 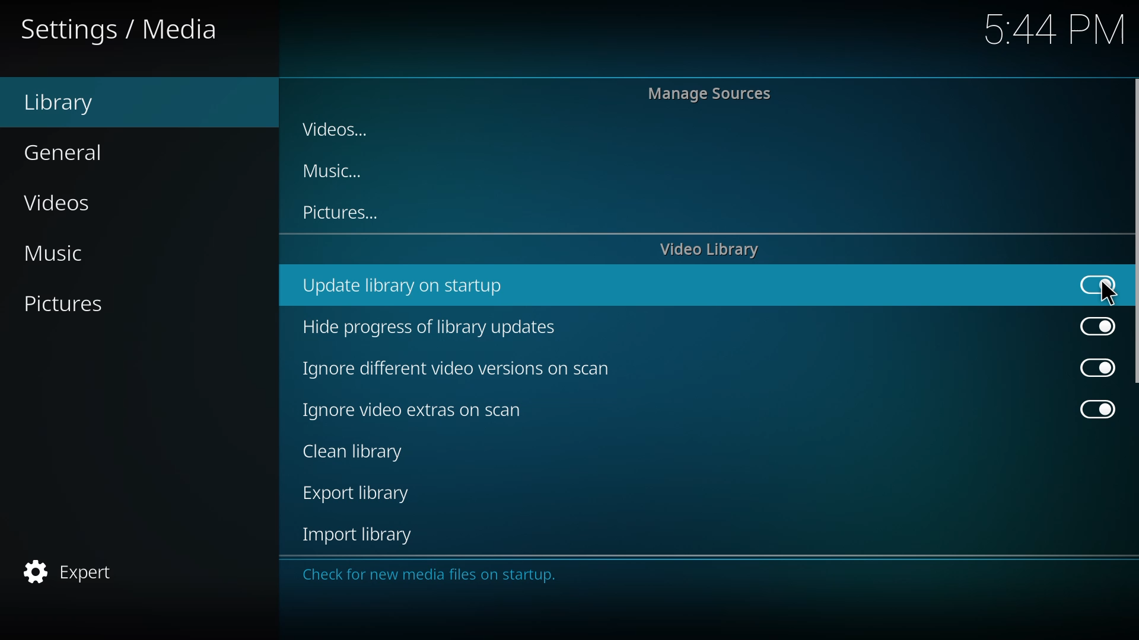 I want to click on Check for new media files on startup., so click(x=428, y=578).